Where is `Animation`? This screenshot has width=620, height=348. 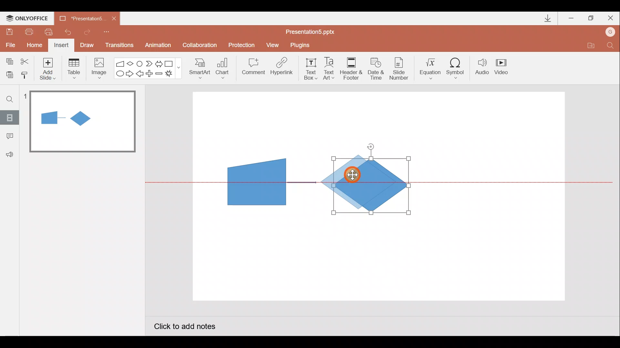 Animation is located at coordinates (159, 46).